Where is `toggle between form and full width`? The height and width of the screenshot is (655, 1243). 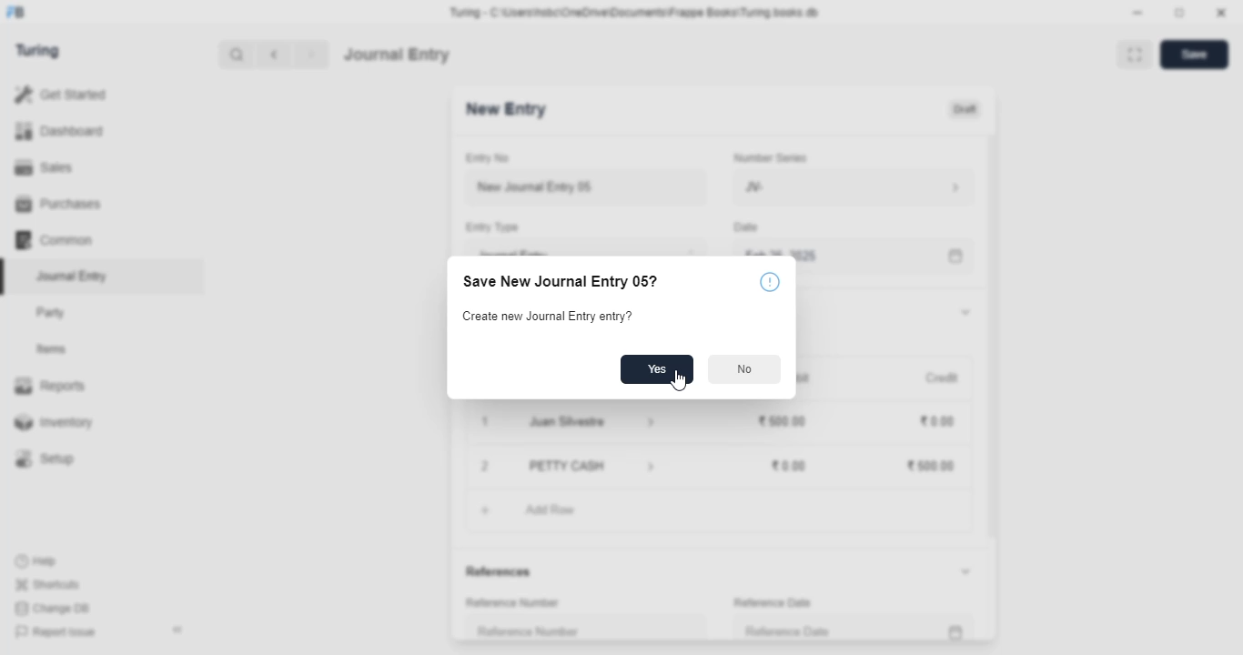 toggle between form and full width is located at coordinates (1134, 55).